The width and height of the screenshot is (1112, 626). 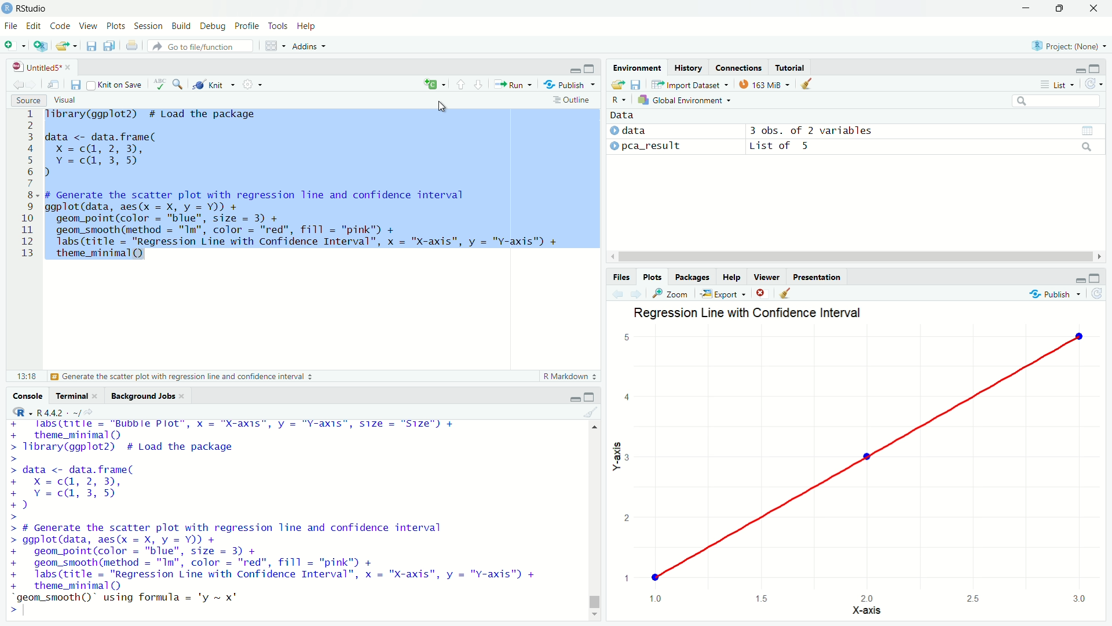 I want to click on Print the current file, so click(x=131, y=45).